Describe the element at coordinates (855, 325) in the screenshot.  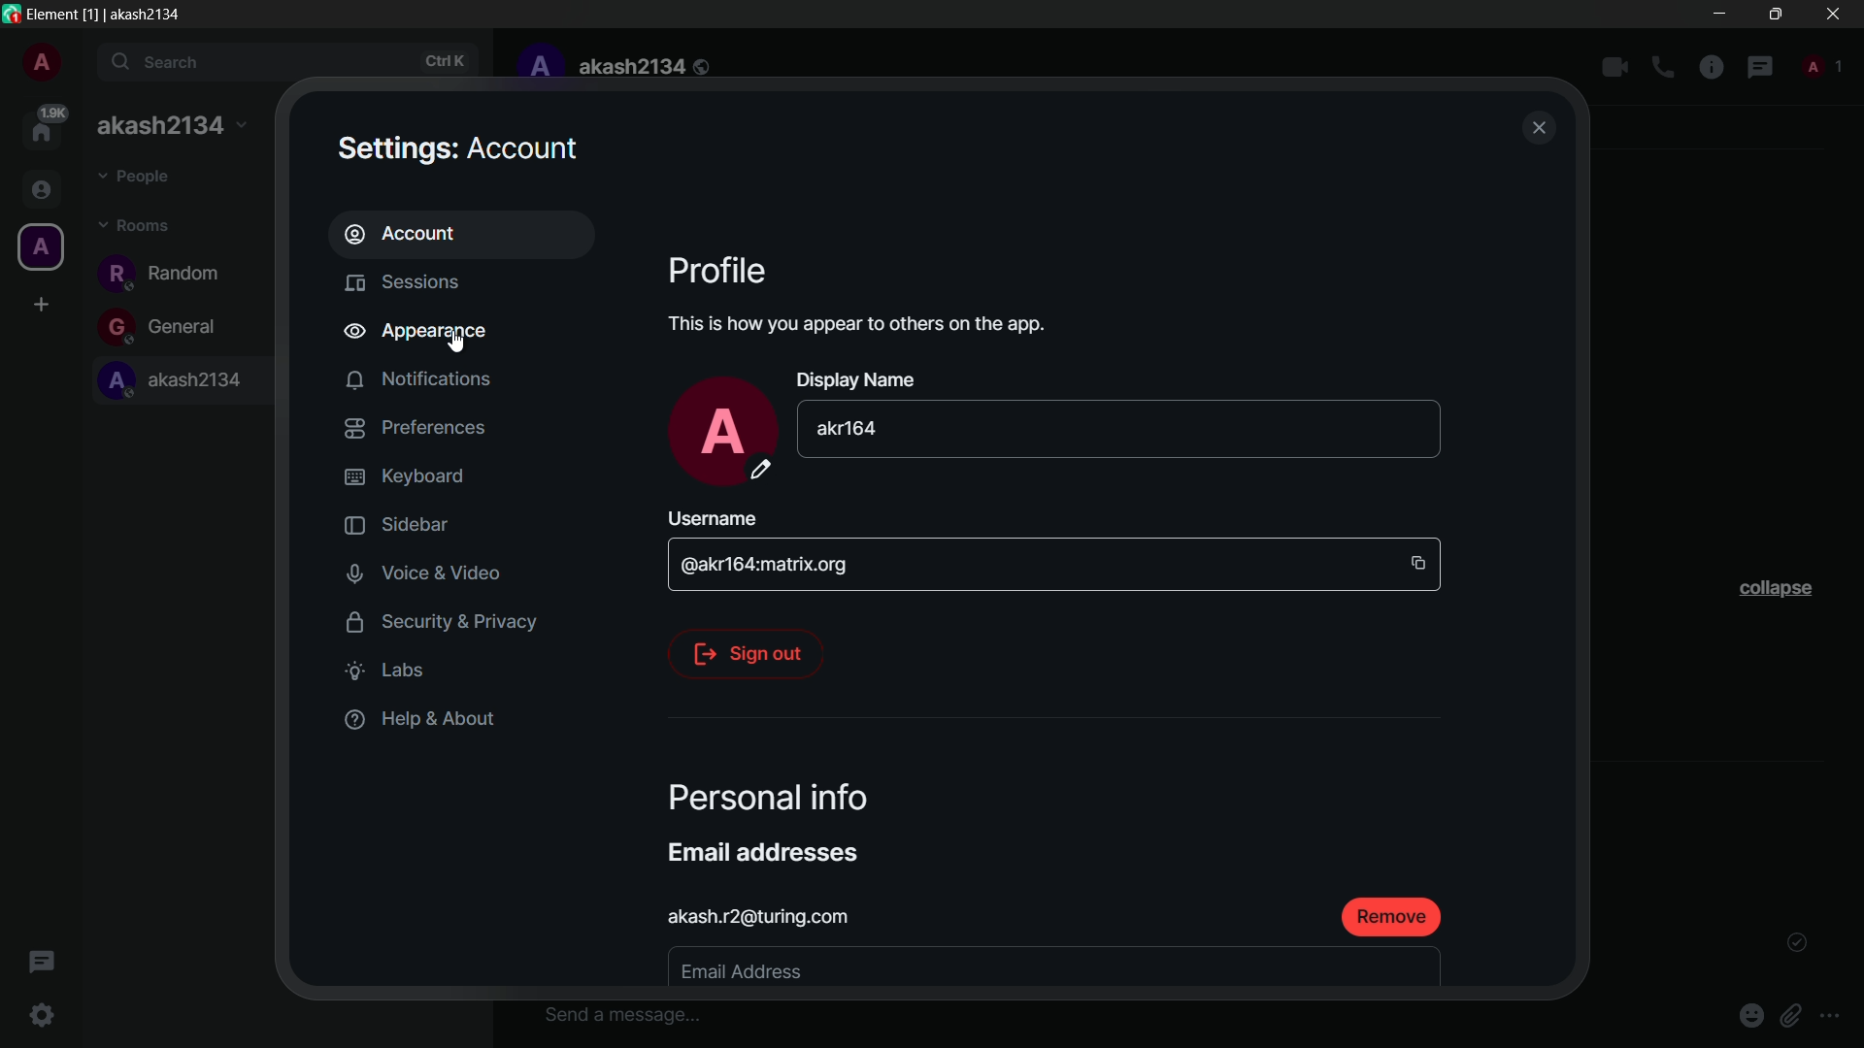
I see `This is how you appear to others on the app.` at that location.